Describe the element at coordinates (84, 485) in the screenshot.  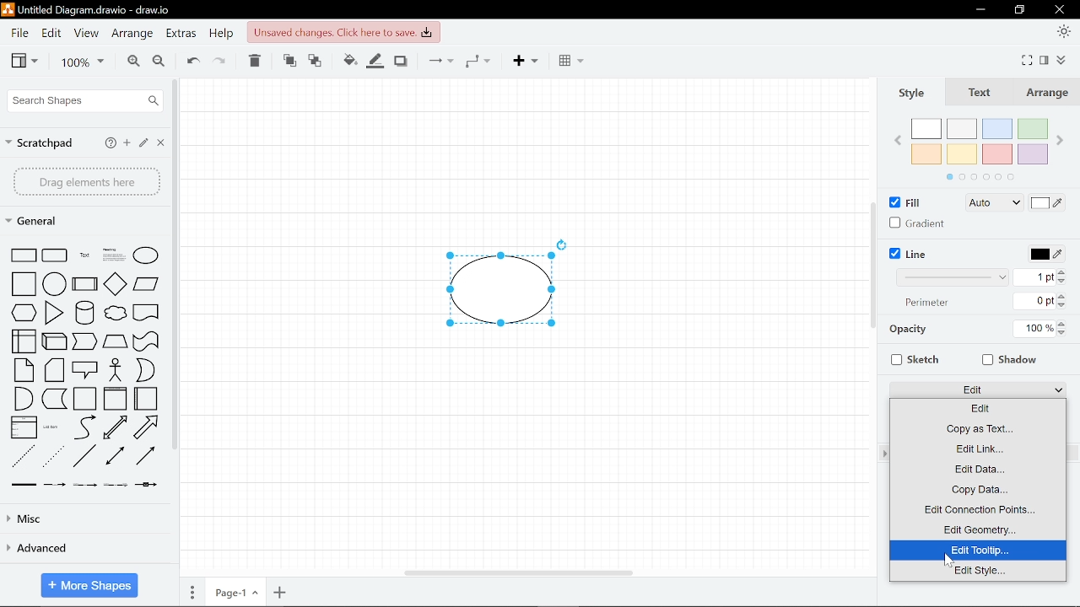
I see `connector with 2 labels` at that location.